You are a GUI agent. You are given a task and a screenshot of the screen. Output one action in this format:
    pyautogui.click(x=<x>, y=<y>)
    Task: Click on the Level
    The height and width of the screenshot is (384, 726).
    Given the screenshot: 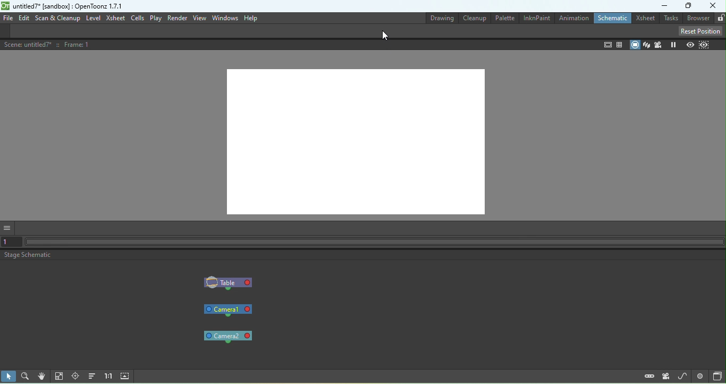 What is the action you would take?
    pyautogui.click(x=94, y=18)
    